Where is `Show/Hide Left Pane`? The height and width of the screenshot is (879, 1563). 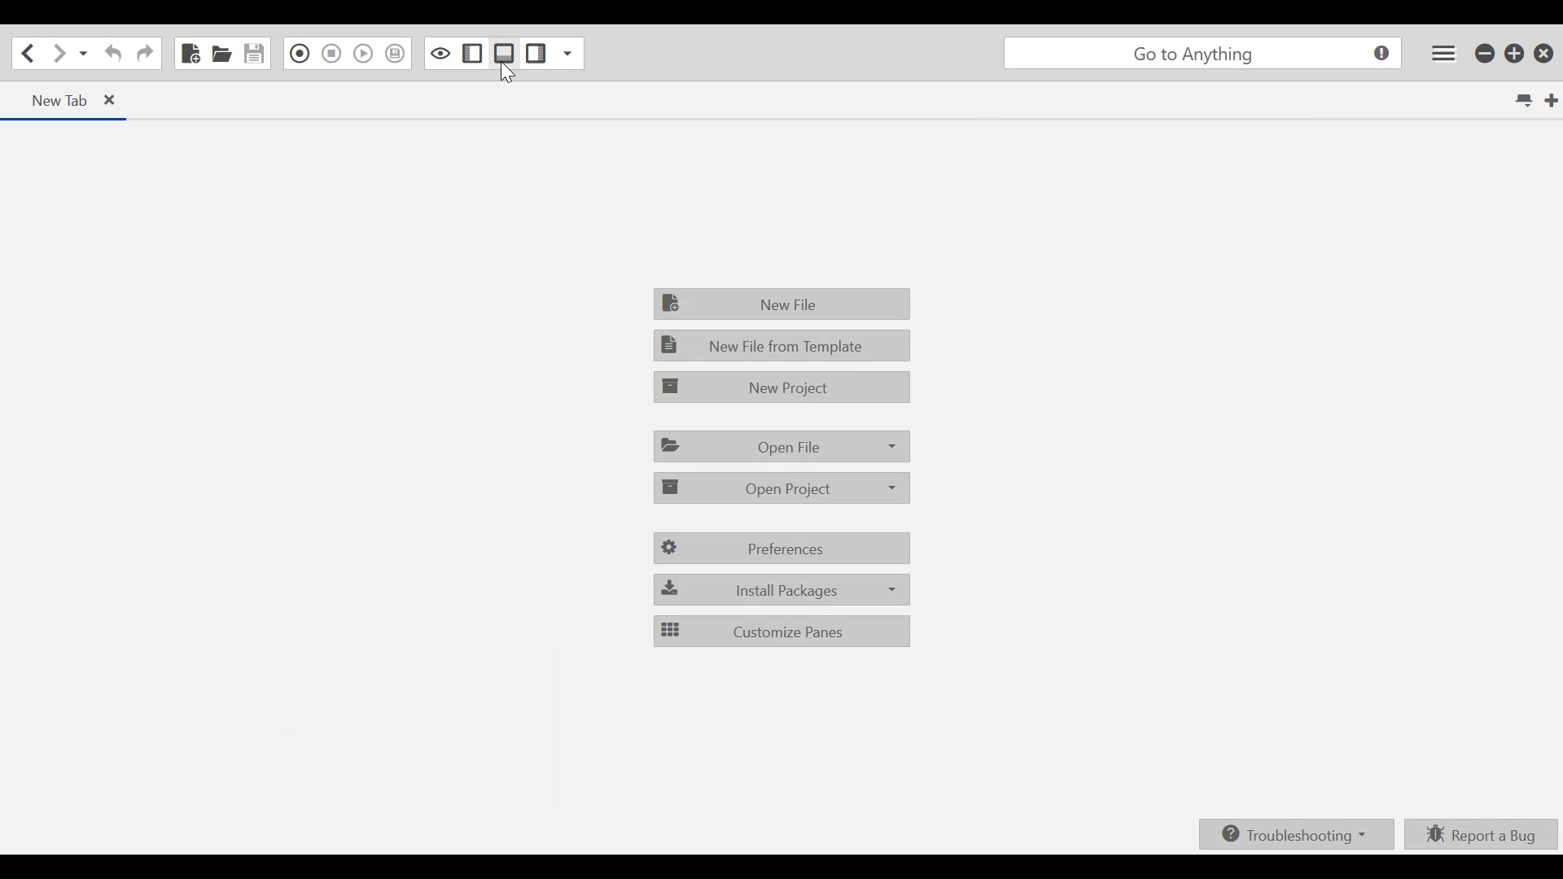 Show/Hide Left Pane is located at coordinates (473, 54).